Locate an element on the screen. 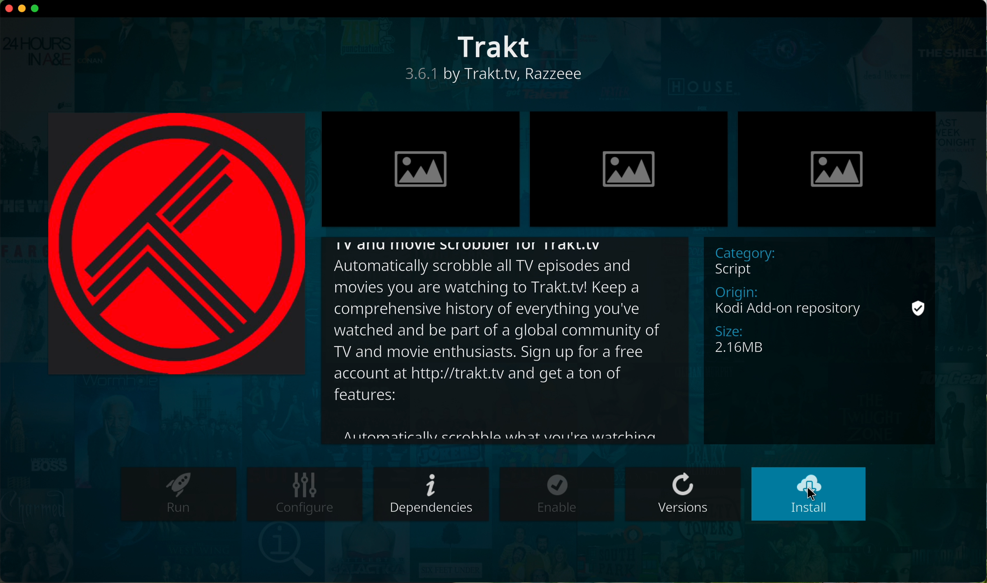  image is located at coordinates (176, 244).